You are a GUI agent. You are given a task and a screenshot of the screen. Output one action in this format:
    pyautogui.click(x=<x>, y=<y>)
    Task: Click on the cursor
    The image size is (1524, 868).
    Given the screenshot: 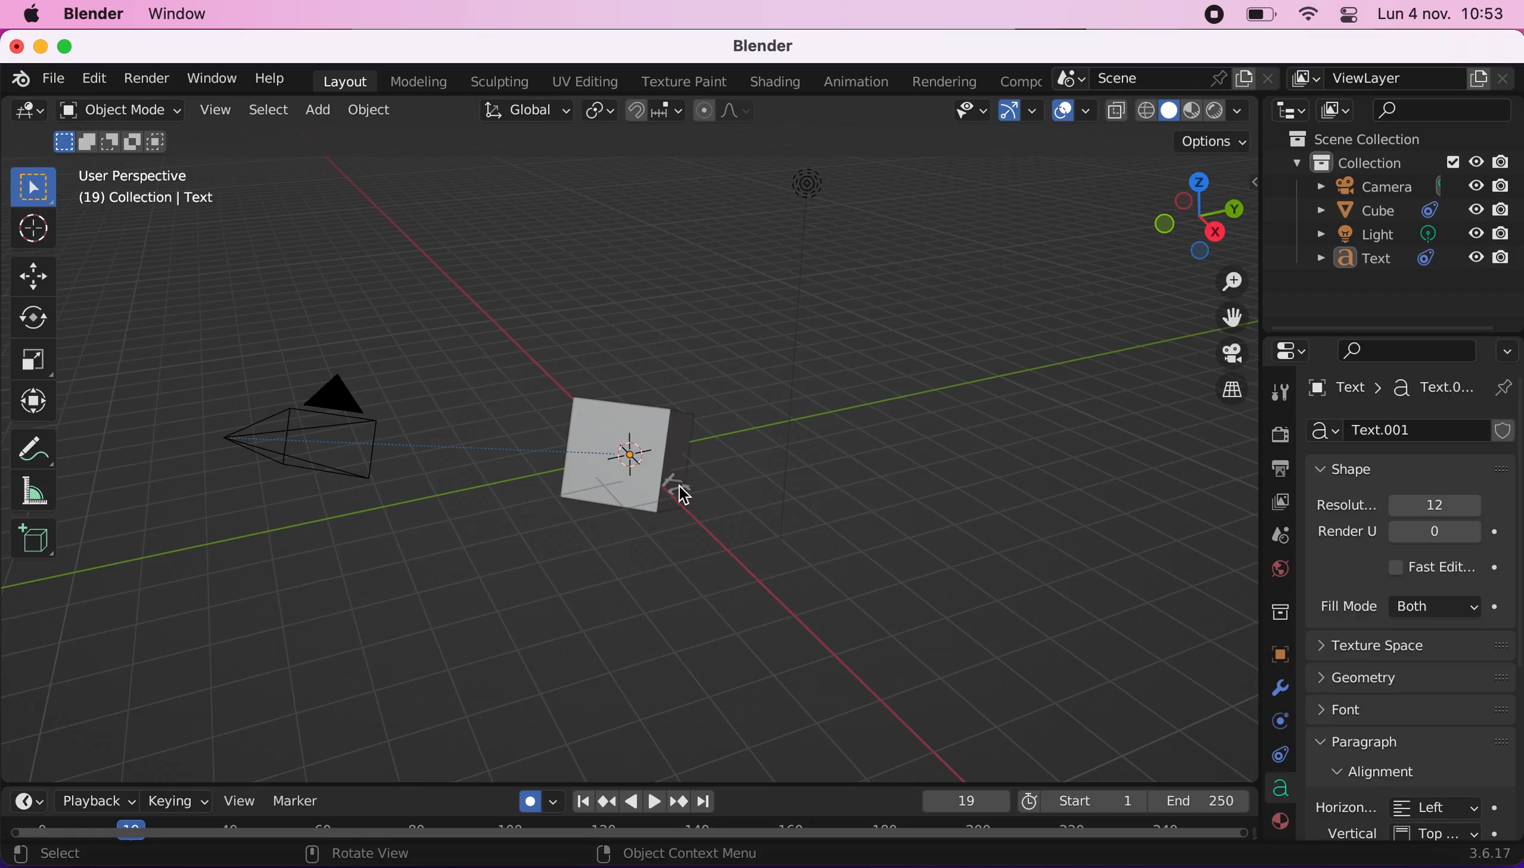 What is the action you would take?
    pyautogui.click(x=689, y=497)
    